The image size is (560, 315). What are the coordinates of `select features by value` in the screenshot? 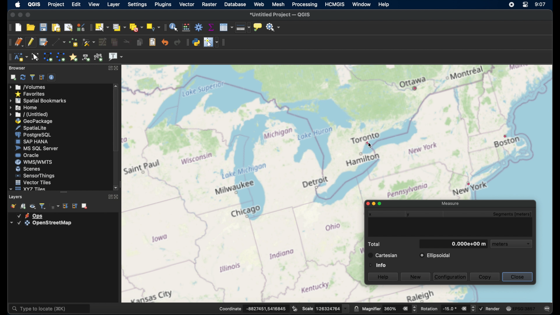 It's located at (119, 27).